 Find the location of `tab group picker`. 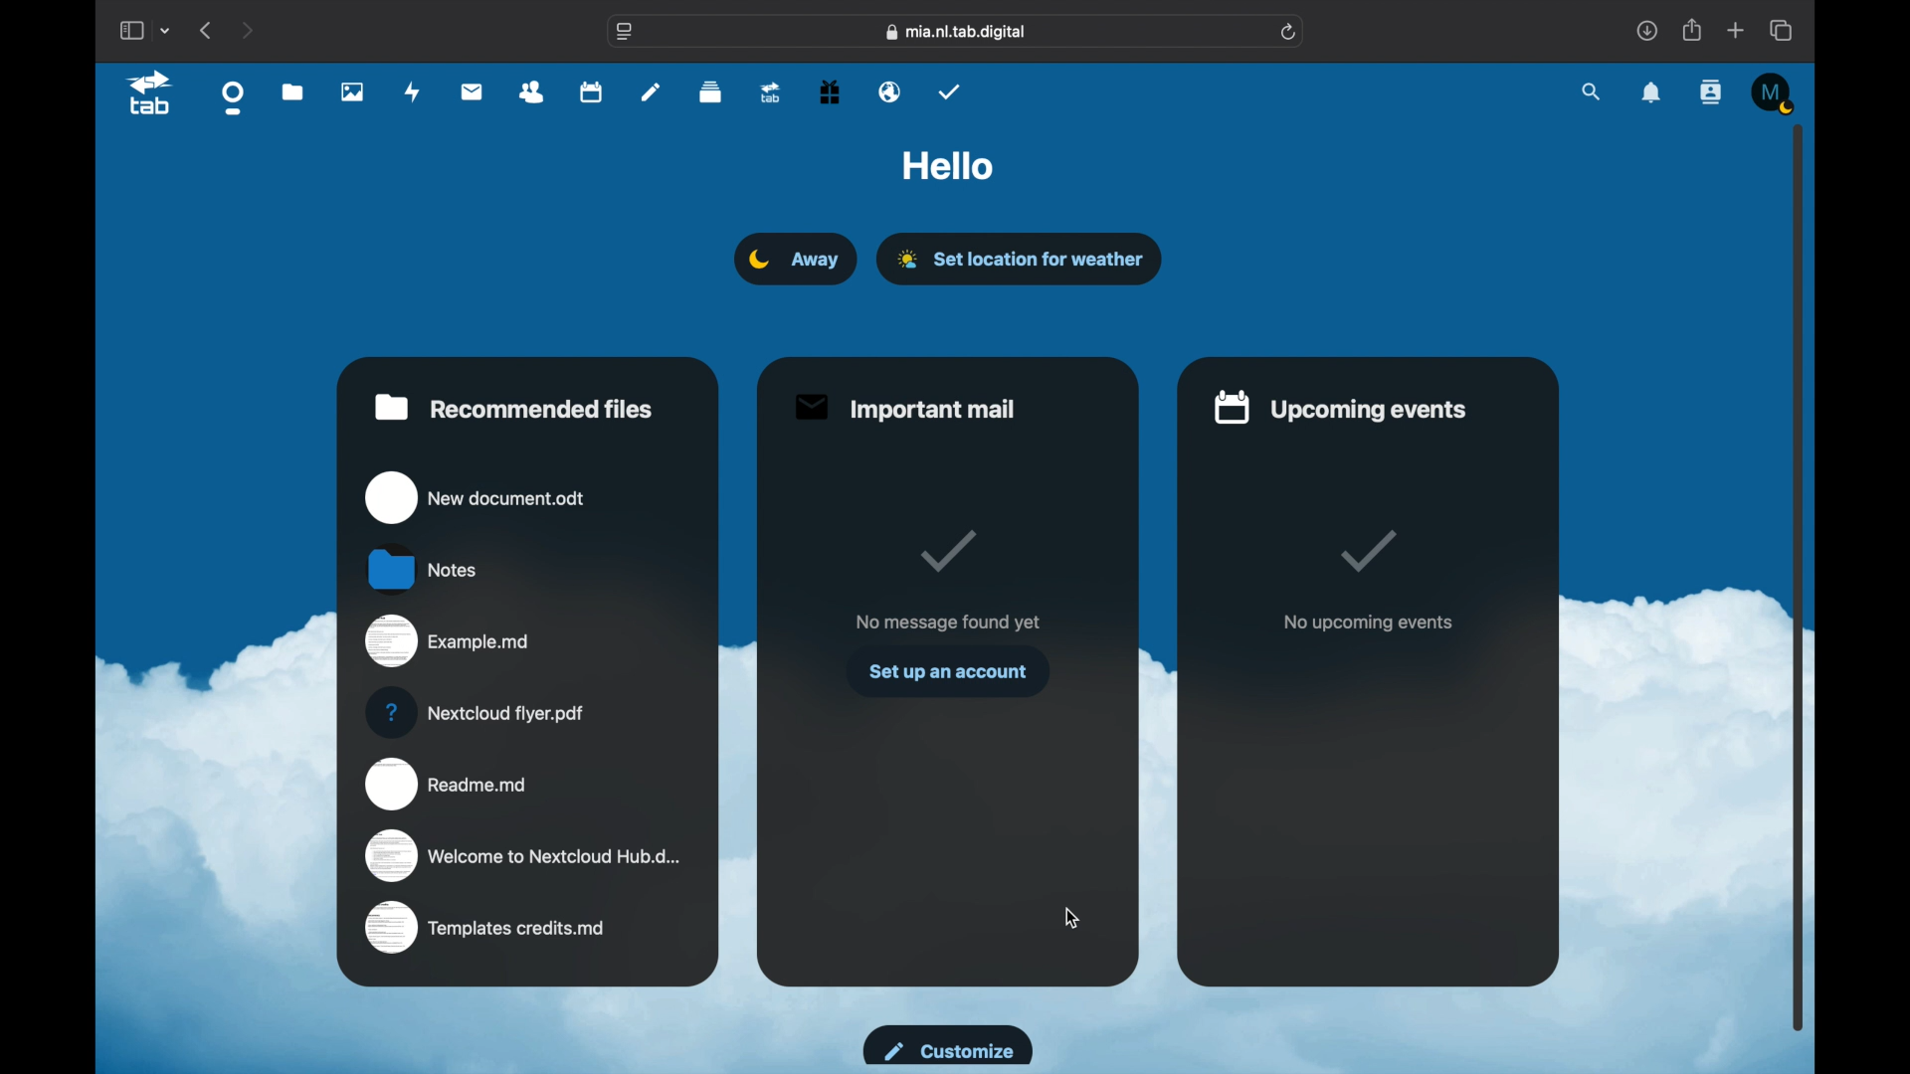

tab group picker is located at coordinates (166, 30).